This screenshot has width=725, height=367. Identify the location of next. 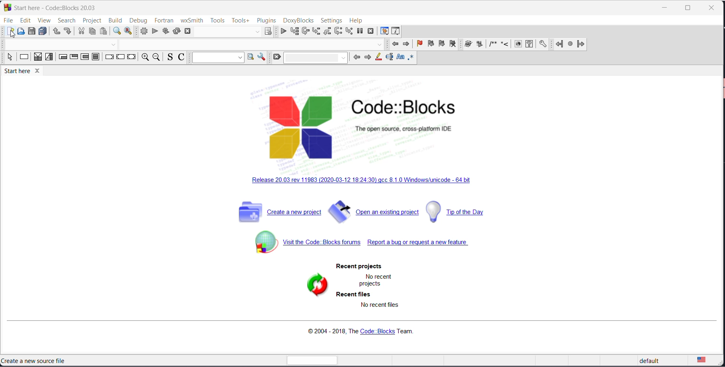
(368, 58).